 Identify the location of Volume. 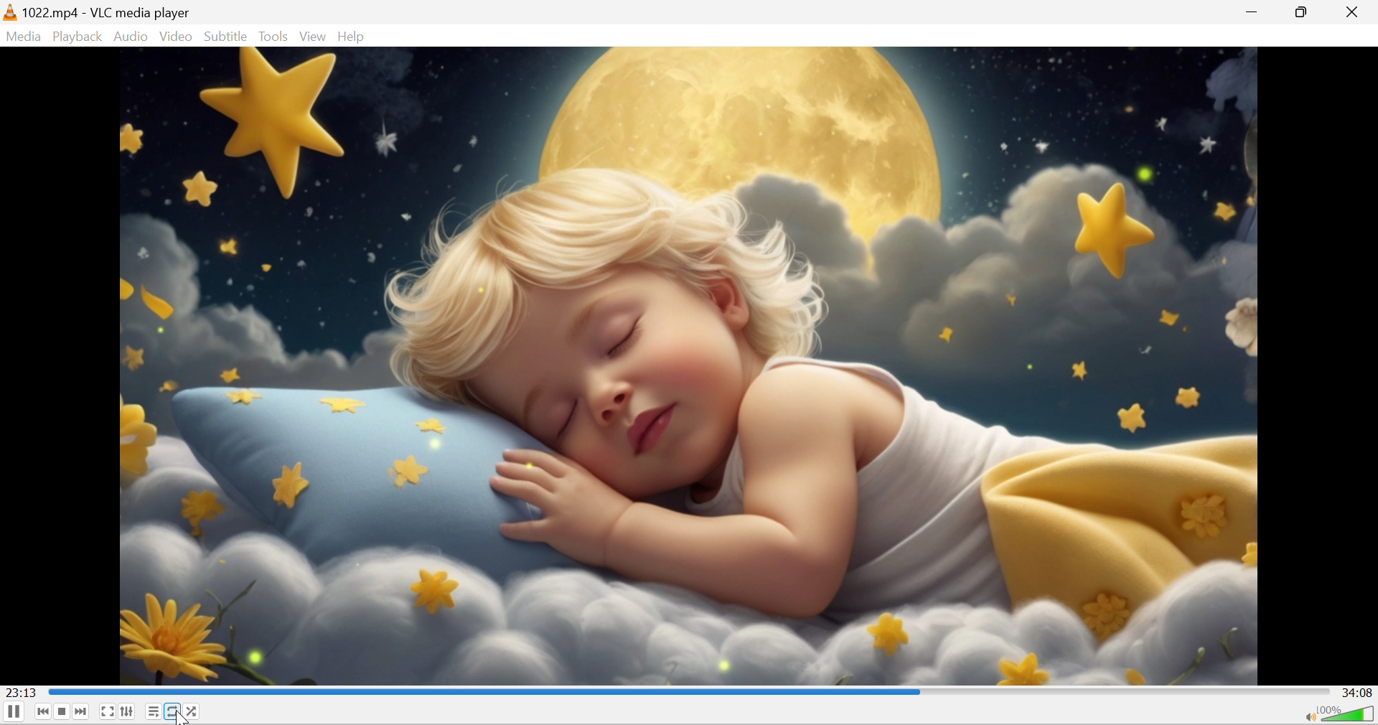
(1351, 714).